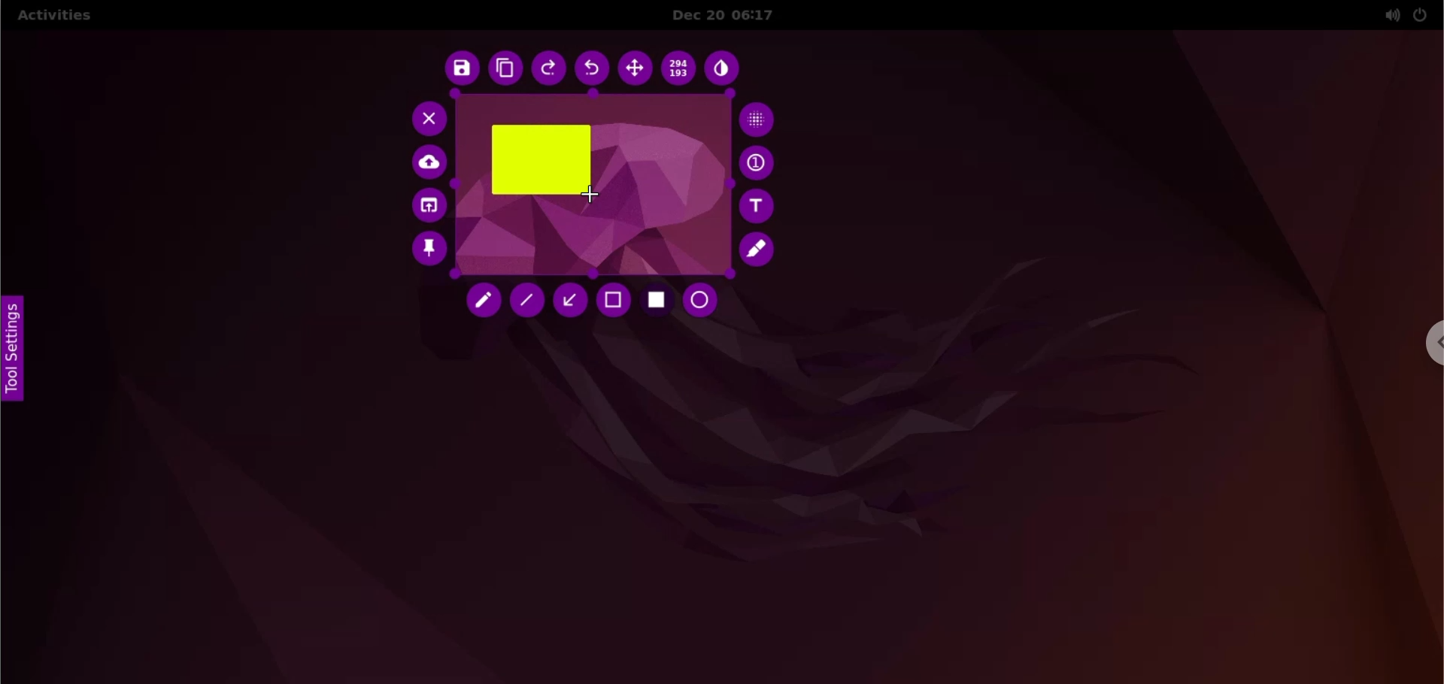 This screenshot has height=684, width=1444. What do you see at coordinates (53, 17) in the screenshot?
I see `activities` at bounding box center [53, 17].